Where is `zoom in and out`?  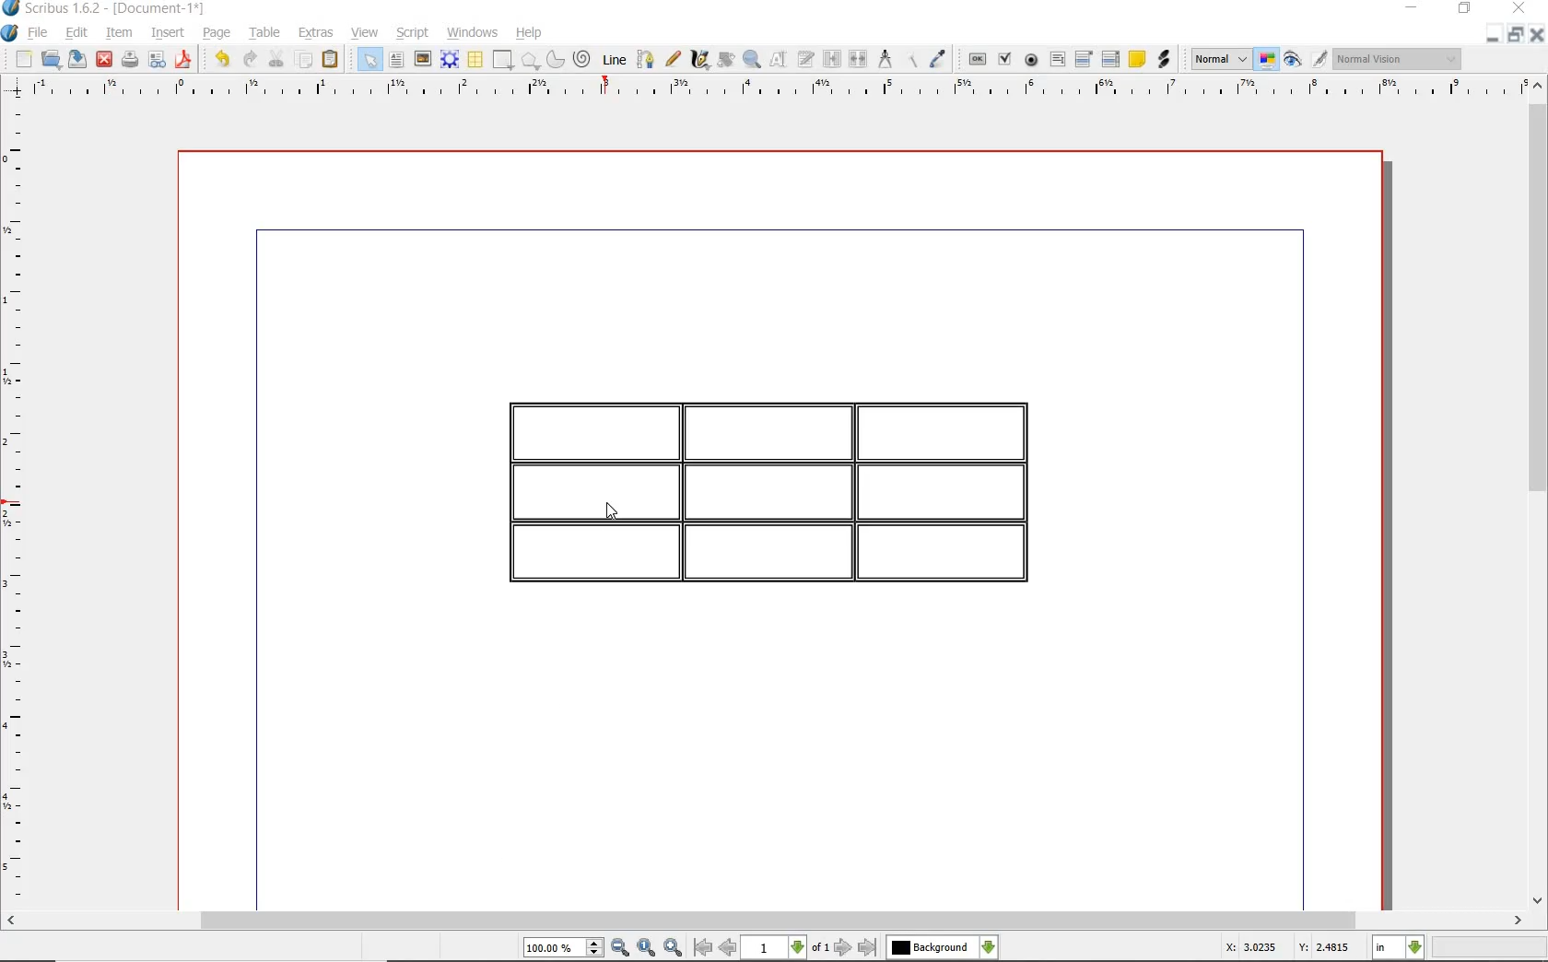
zoom in and out is located at coordinates (753, 60).